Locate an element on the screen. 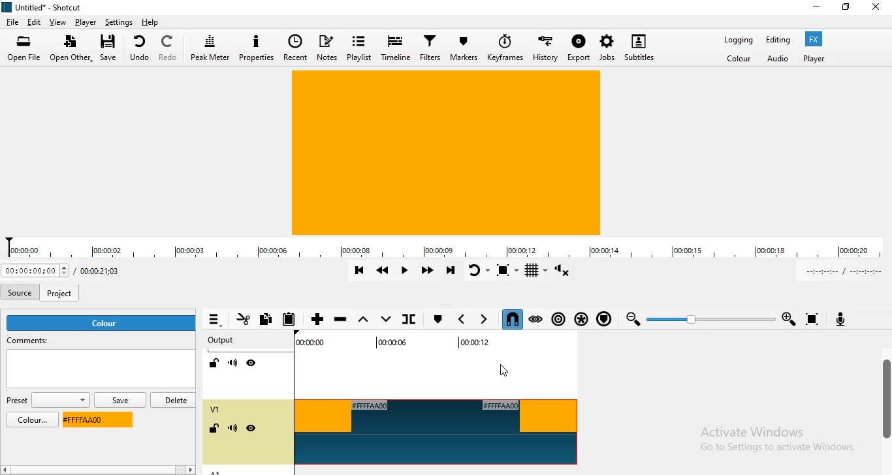 The image size is (892, 475). Play quickly forward is located at coordinates (428, 271).